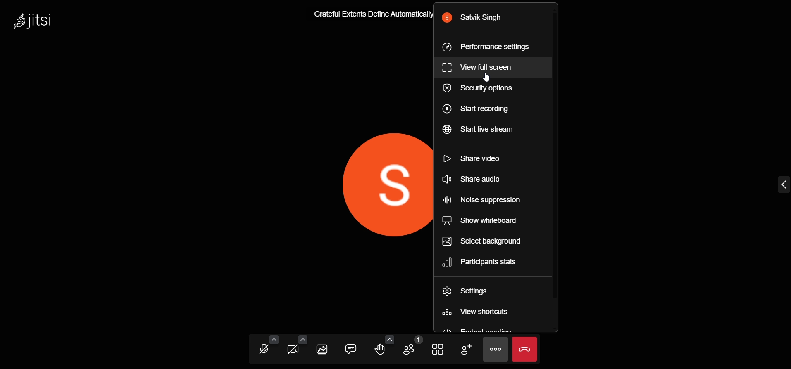  Describe the element at coordinates (486, 263) in the screenshot. I see `participants stats` at that location.